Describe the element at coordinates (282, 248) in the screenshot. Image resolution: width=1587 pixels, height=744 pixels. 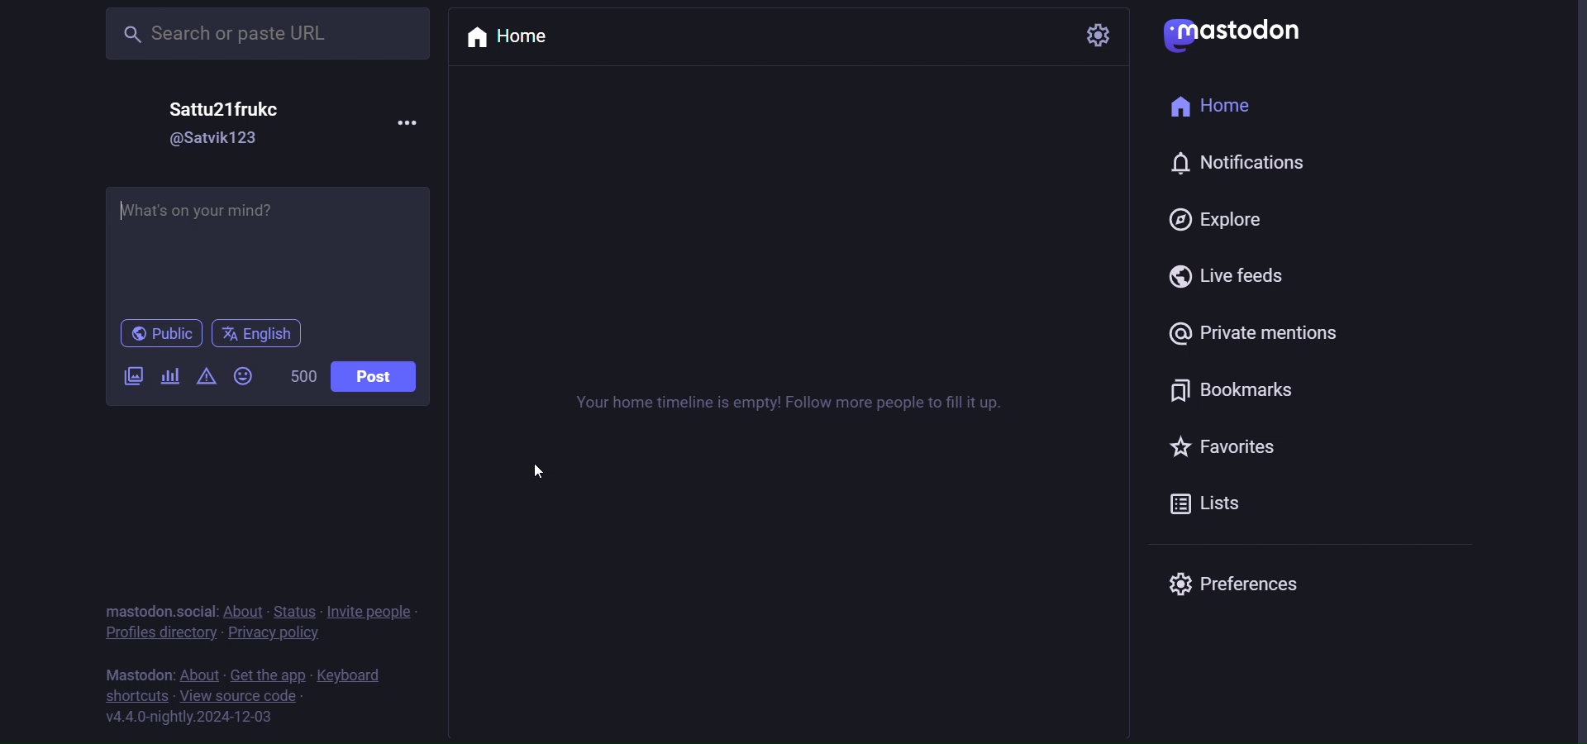
I see `write here` at that location.